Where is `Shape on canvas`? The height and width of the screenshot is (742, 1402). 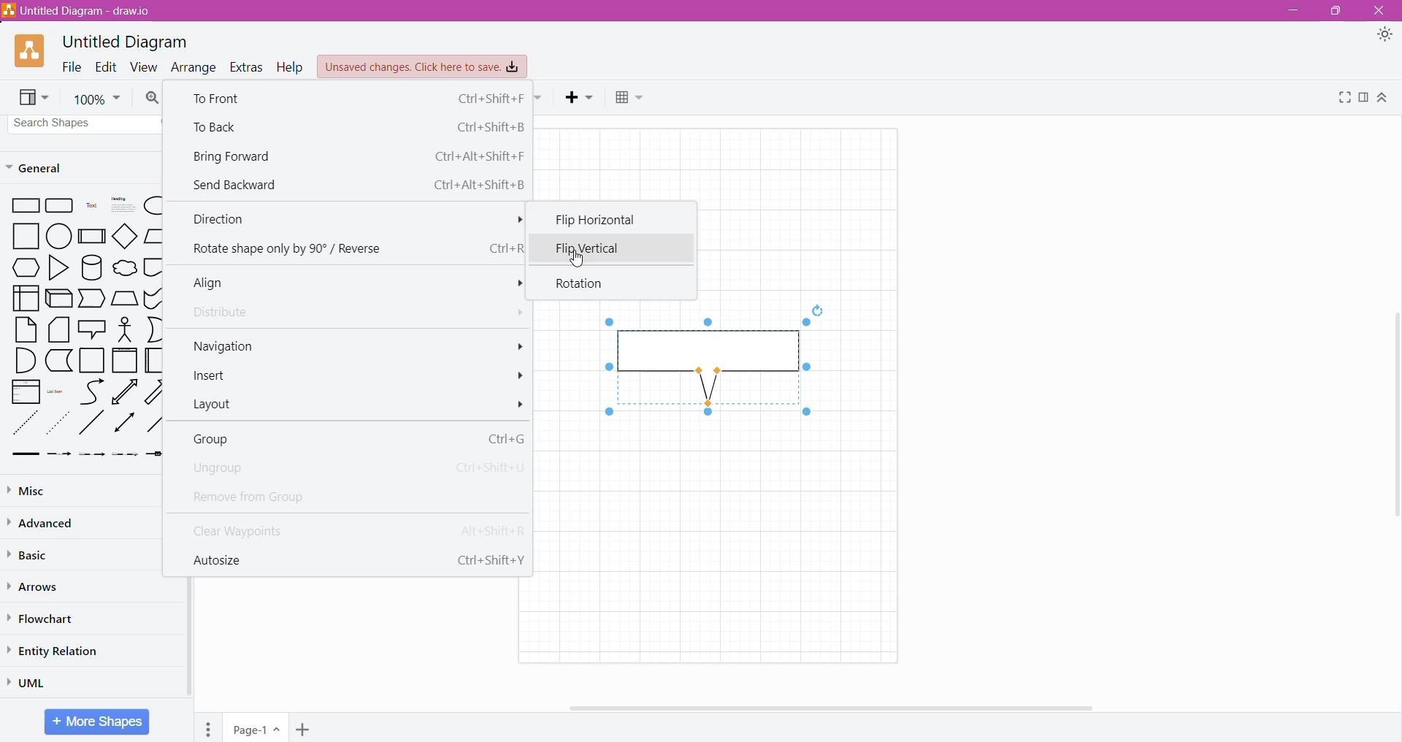
Shape on canvas is located at coordinates (706, 368).